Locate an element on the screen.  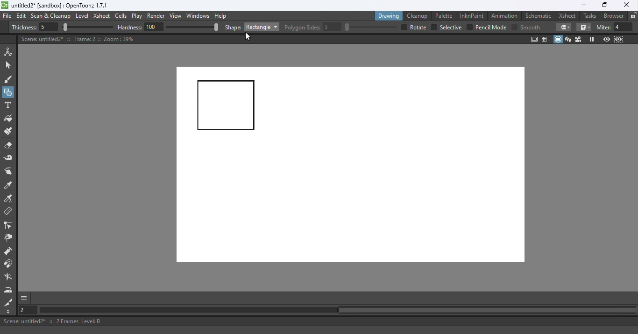
Animate tool is located at coordinates (10, 52).